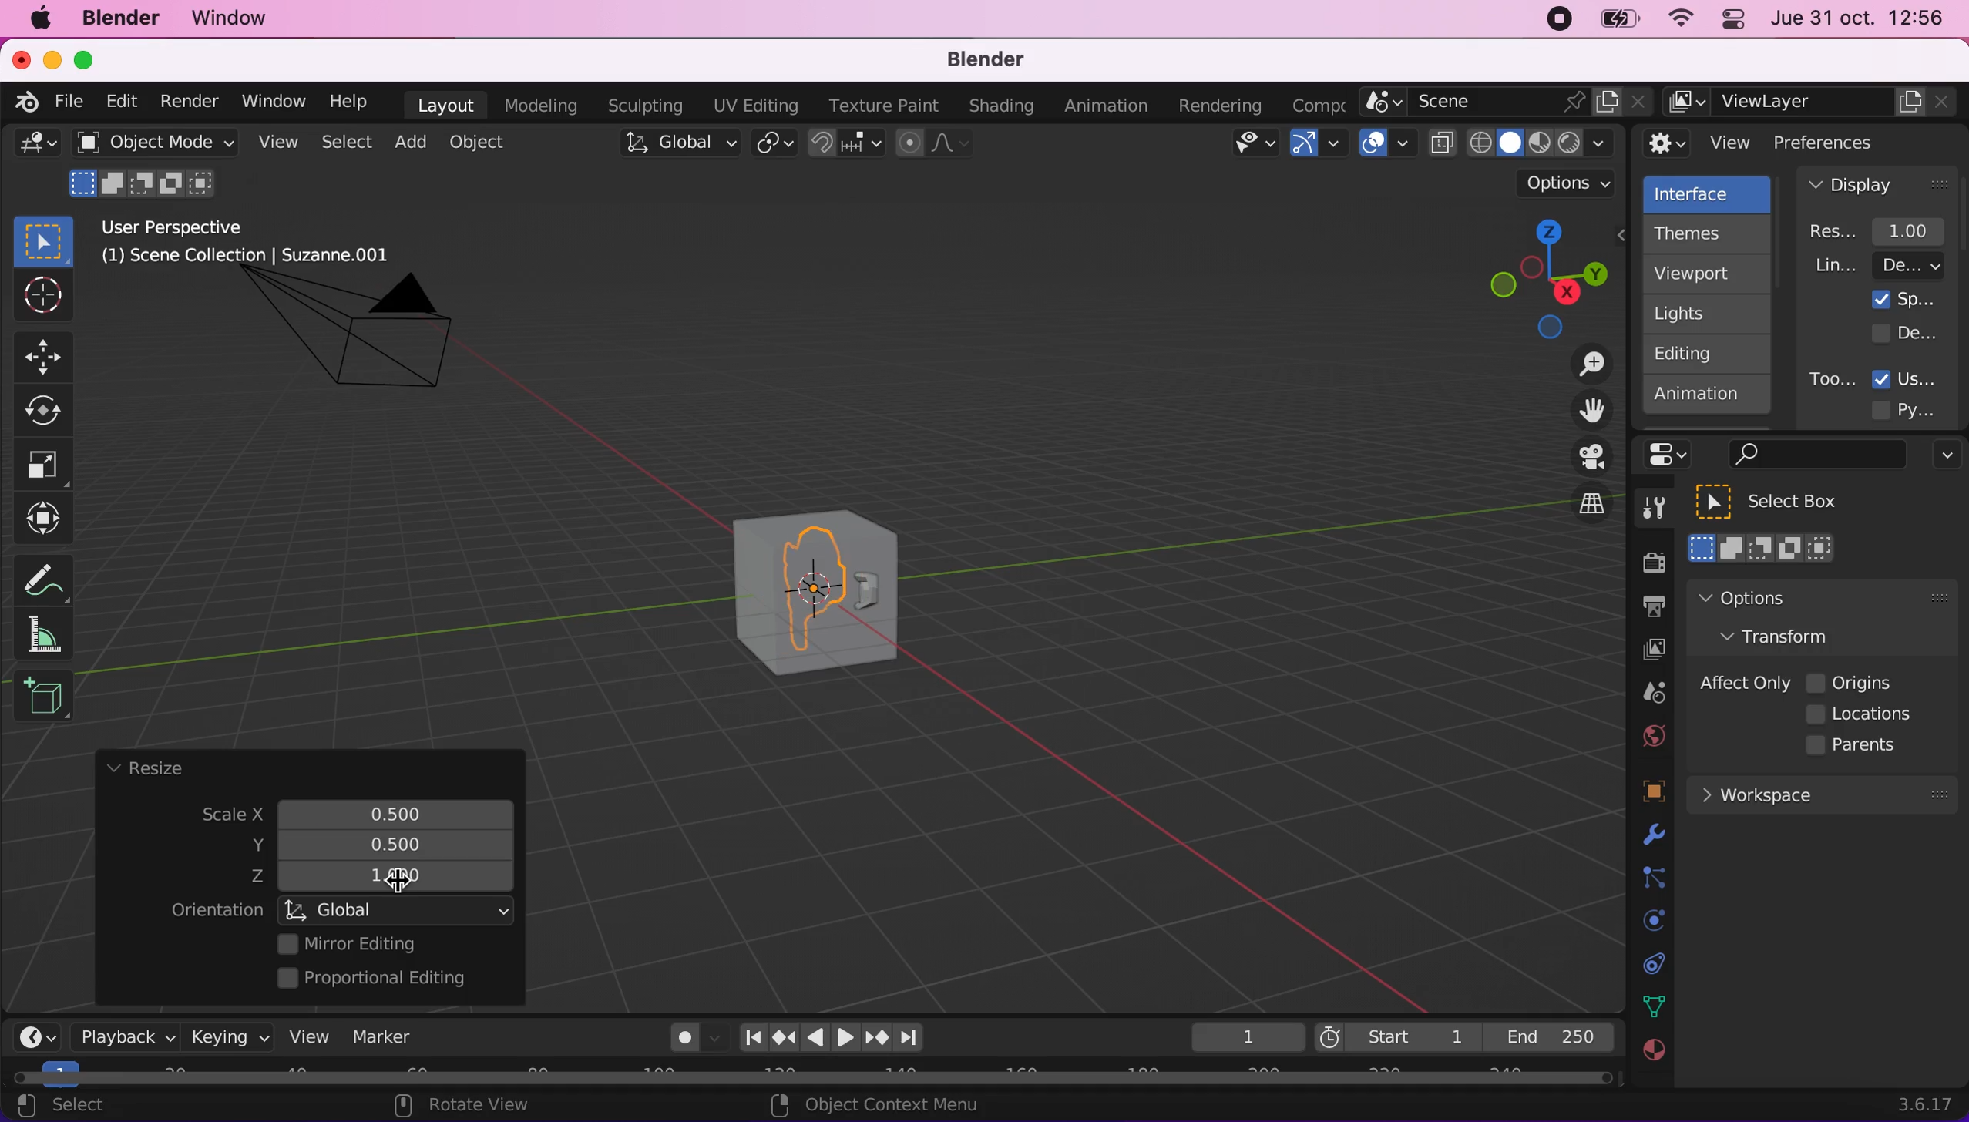  What do you see at coordinates (1699, 353) in the screenshot?
I see `editing` at bounding box center [1699, 353].